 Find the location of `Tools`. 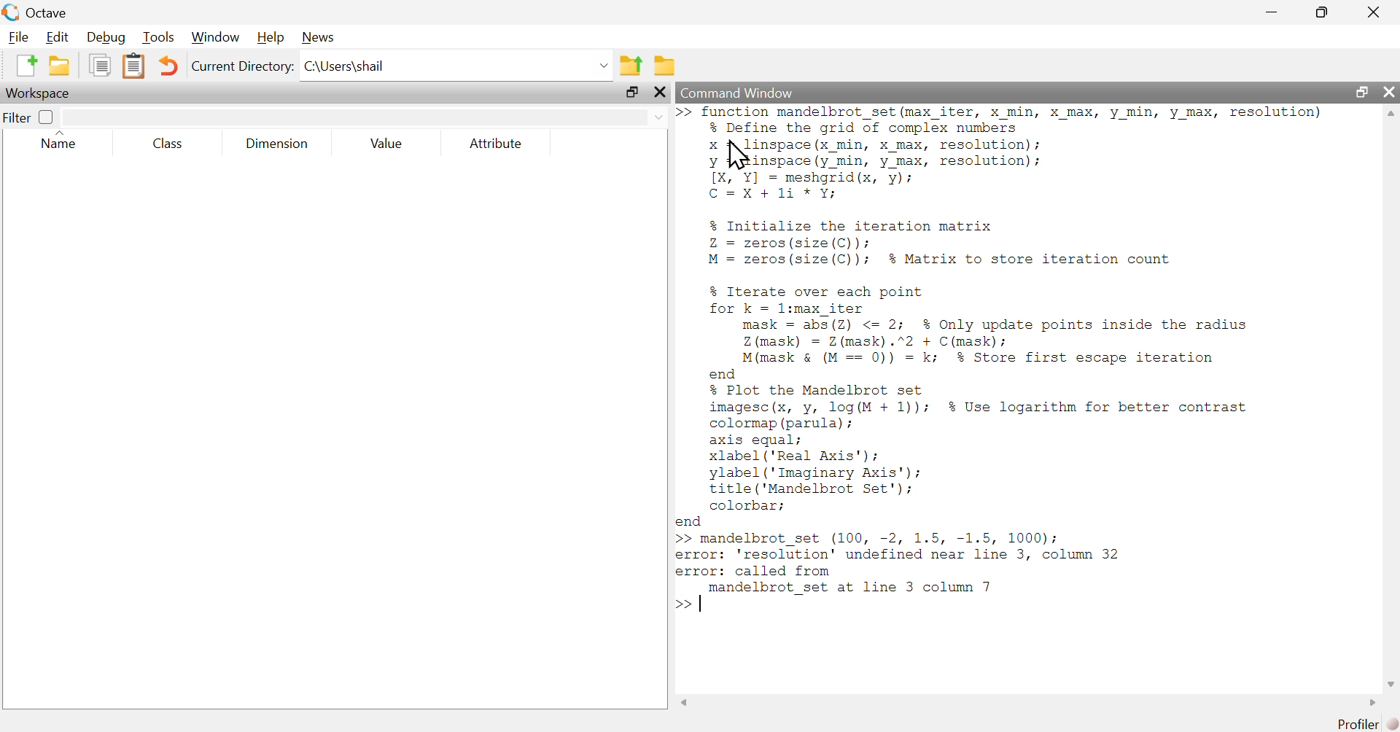

Tools is located at coordinates (156, 38).